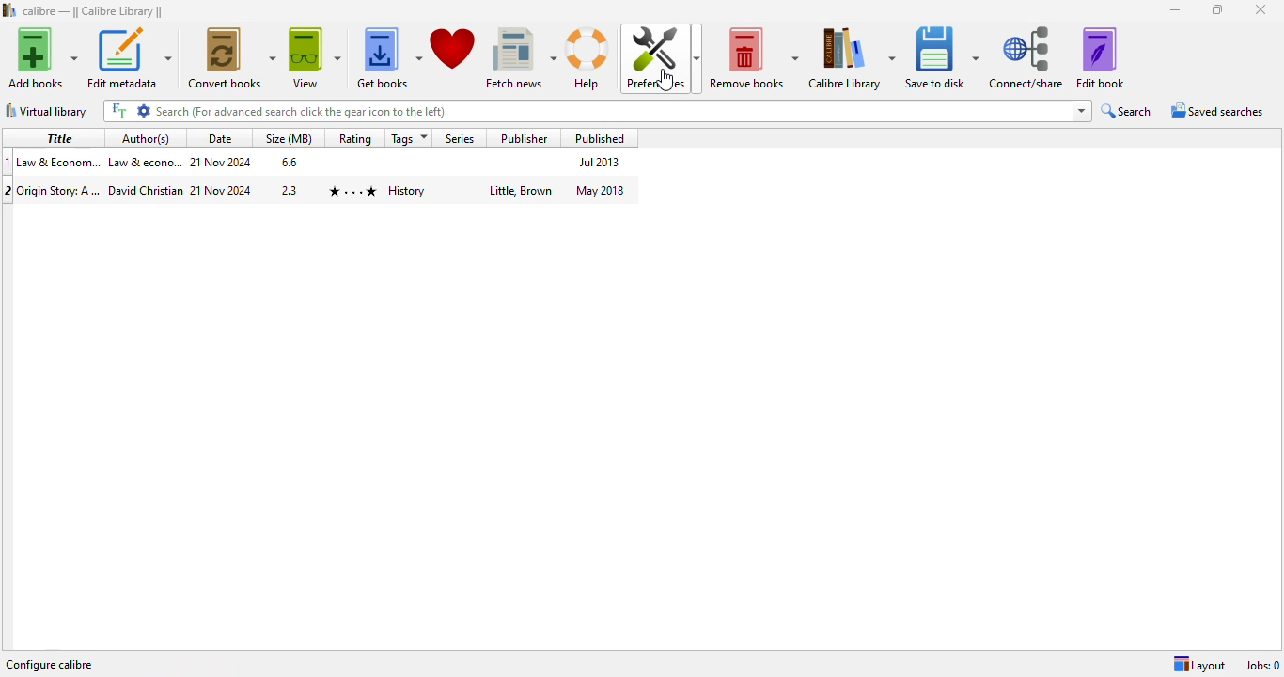 This screenshot has width=1284, height=677. Describe the element at coordinates (316, 188) in the screenshot. I see `book 2` at that location.